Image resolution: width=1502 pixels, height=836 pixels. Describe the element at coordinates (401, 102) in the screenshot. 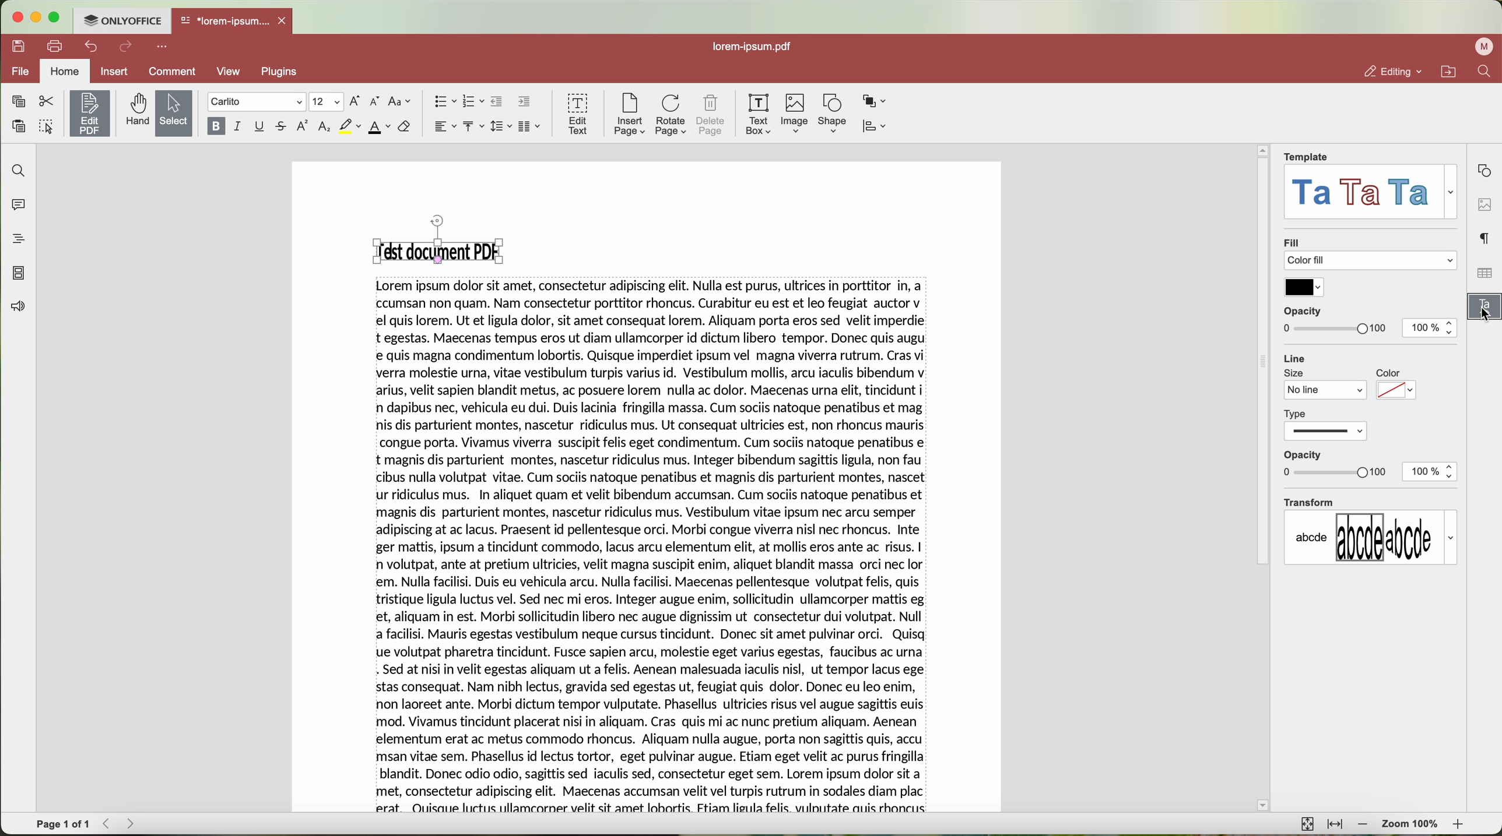

I see `change case` at that location.